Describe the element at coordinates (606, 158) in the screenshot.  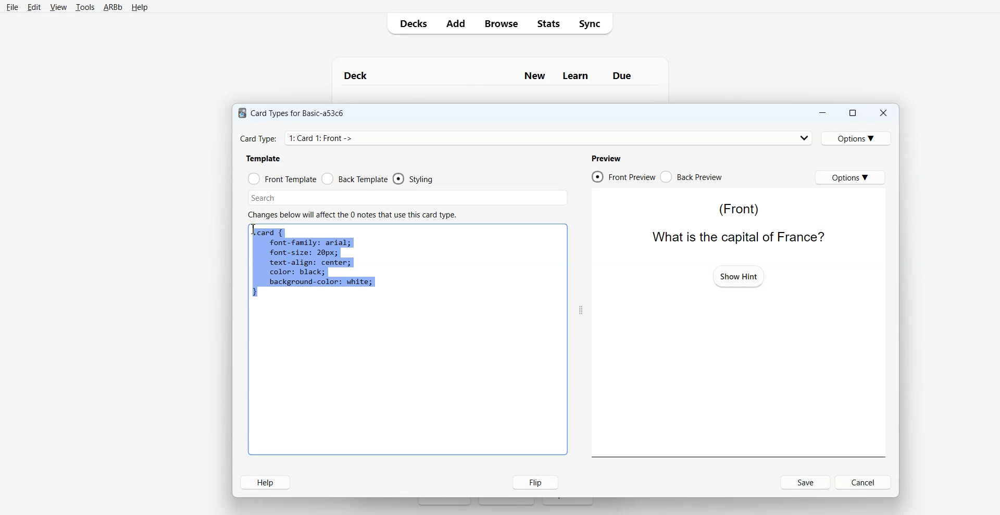
I see `Preview` at that location.